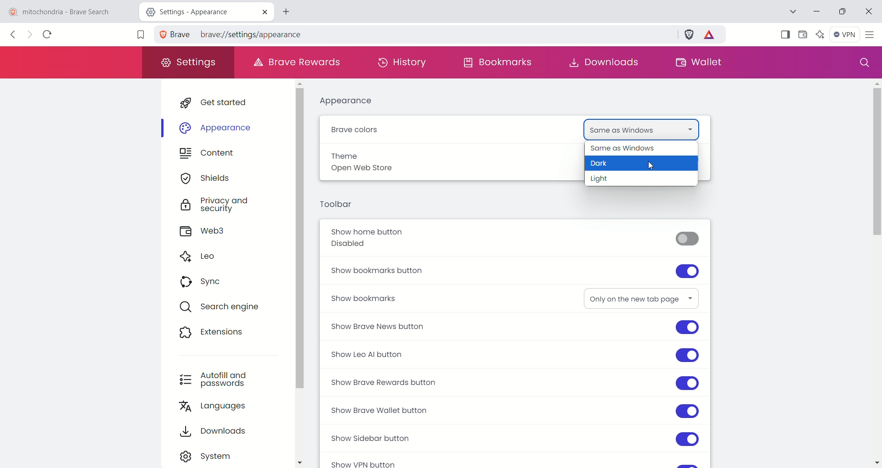  I want to click on vertical scroll bar, so click(875, 273).